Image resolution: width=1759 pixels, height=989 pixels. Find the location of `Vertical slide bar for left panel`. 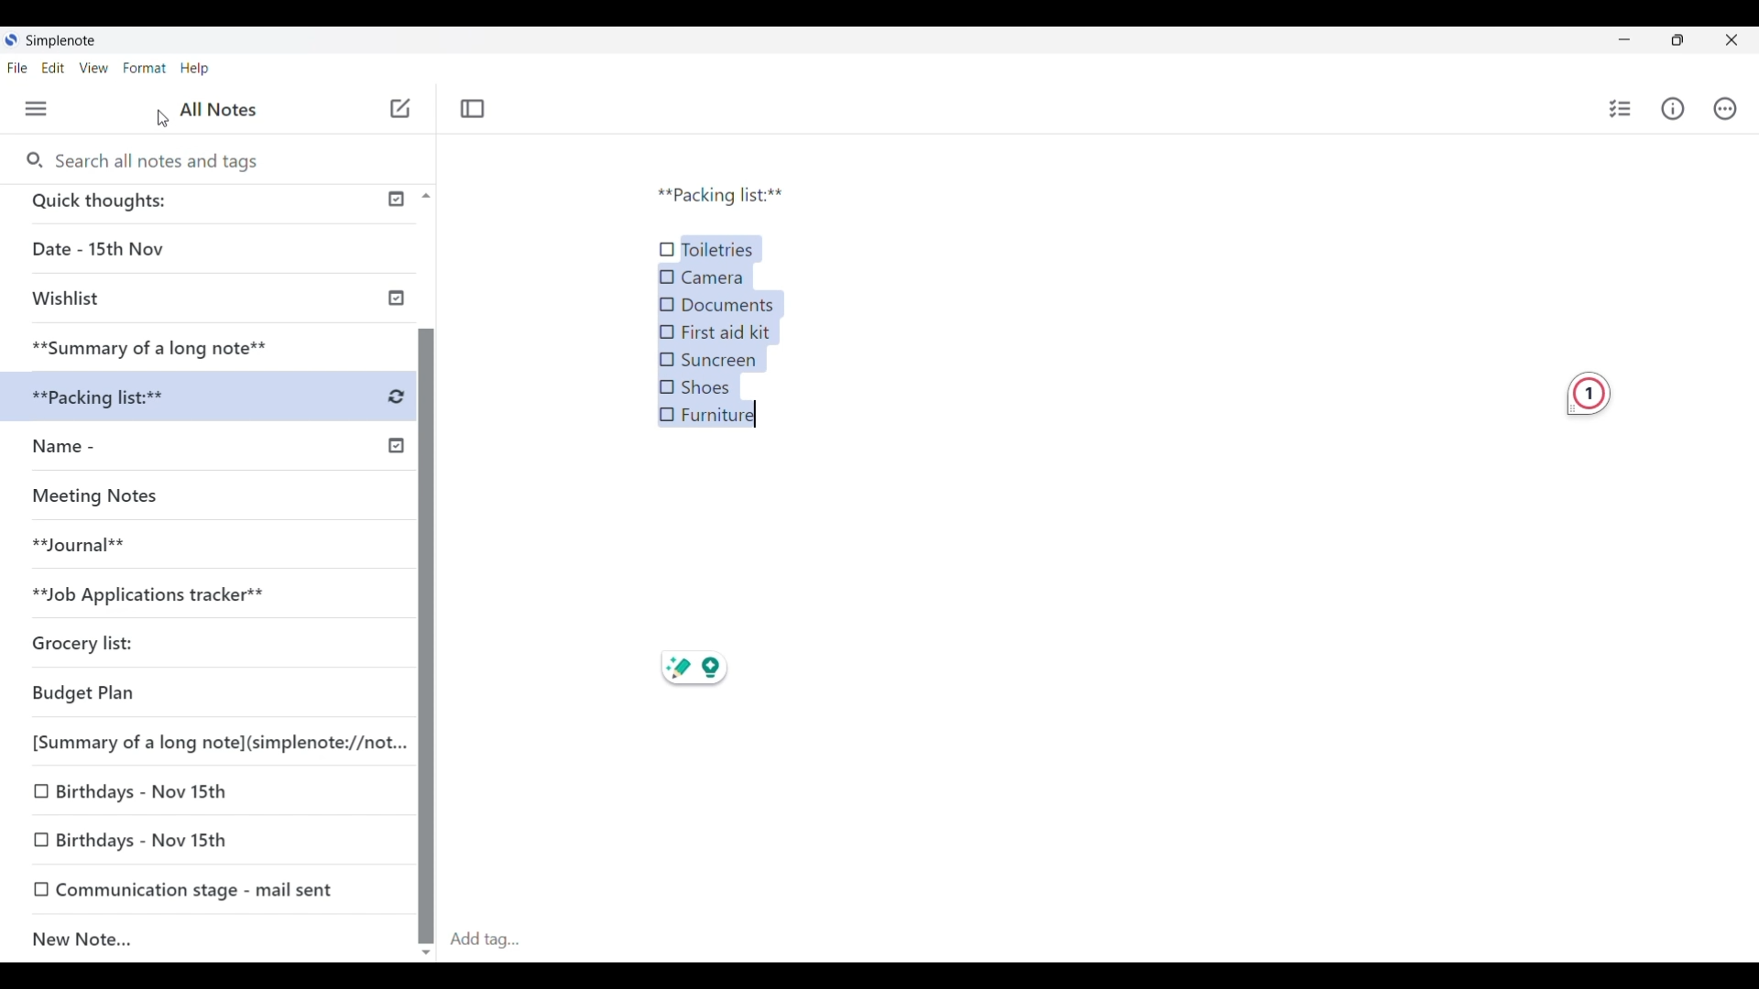

Vertical slide bar for left panel is located at coordinates (427, 619).